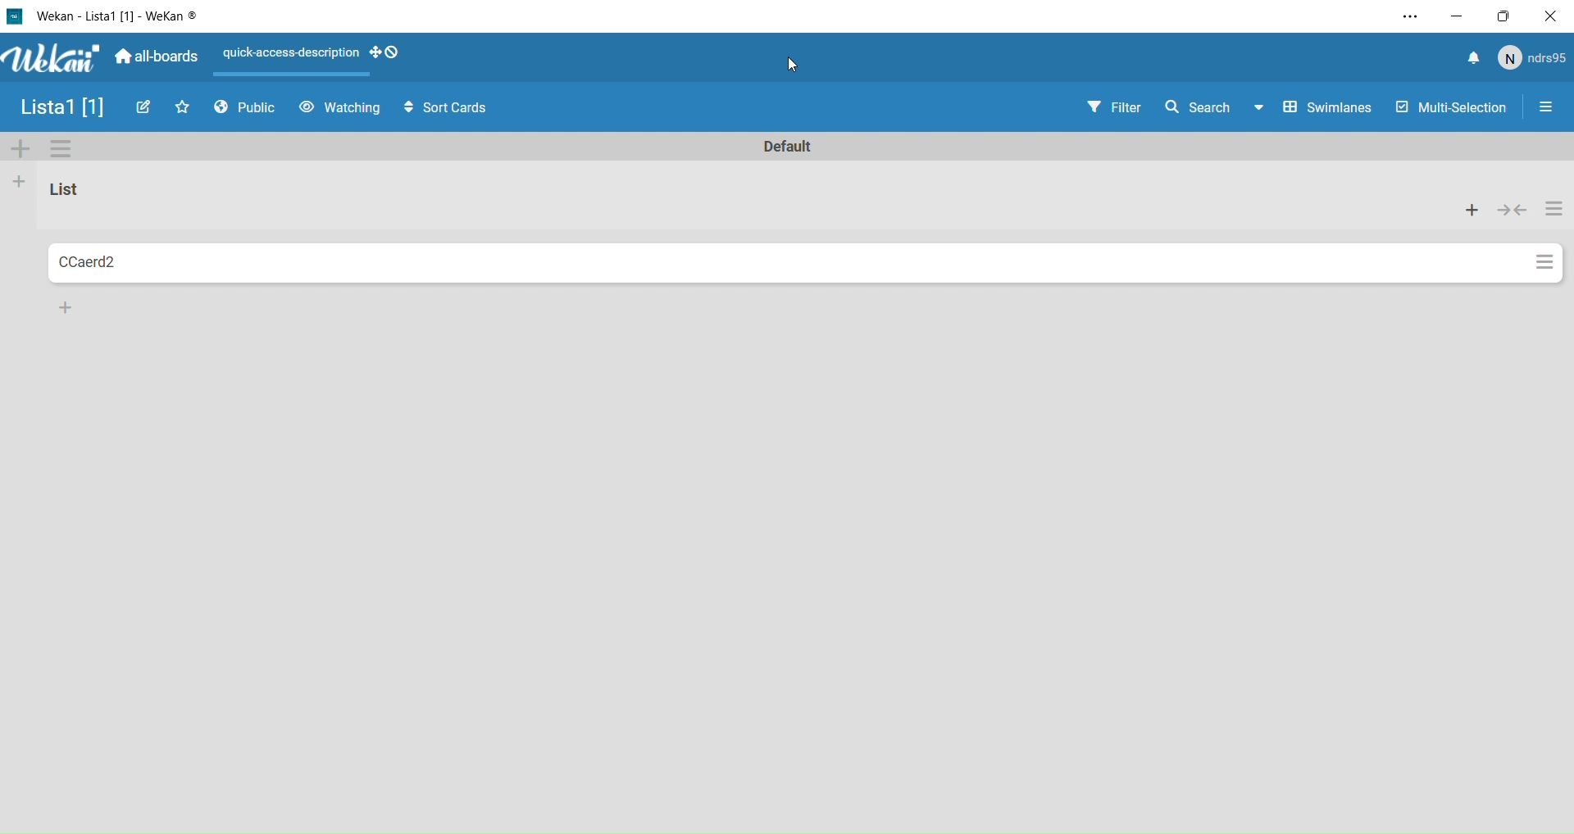  I want to click on Layout Actions, so click(288, 54).